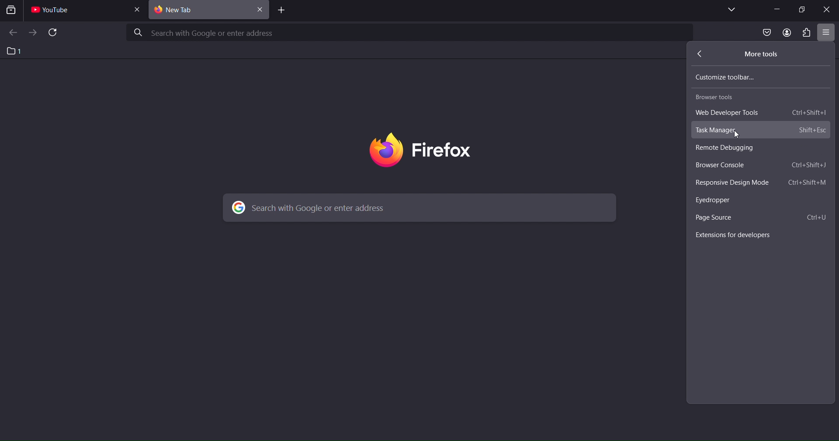  What do you see at coordinates (13, 11) in the screenshot?
I see `search all tabs` at bounding box center [13, 11].